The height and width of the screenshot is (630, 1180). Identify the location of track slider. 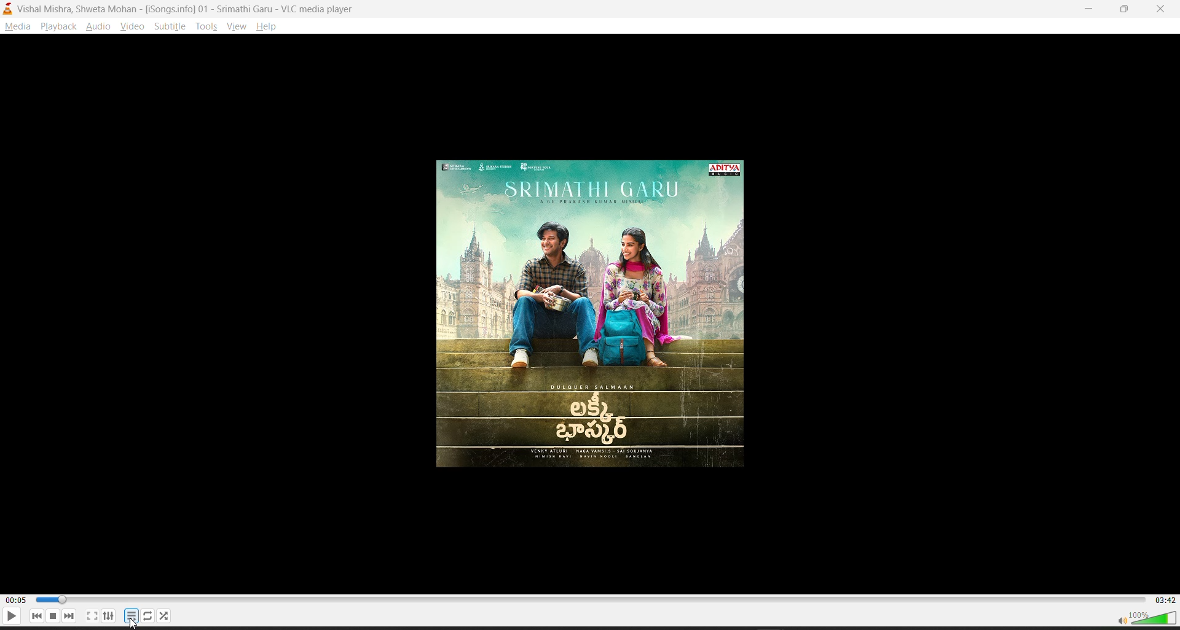
(588, 601).